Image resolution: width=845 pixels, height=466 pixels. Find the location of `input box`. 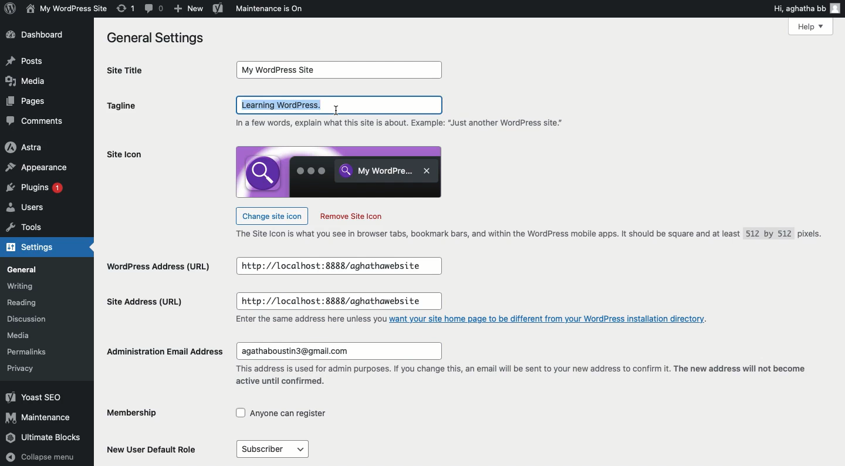

input box is located at coordinates (338, 351).